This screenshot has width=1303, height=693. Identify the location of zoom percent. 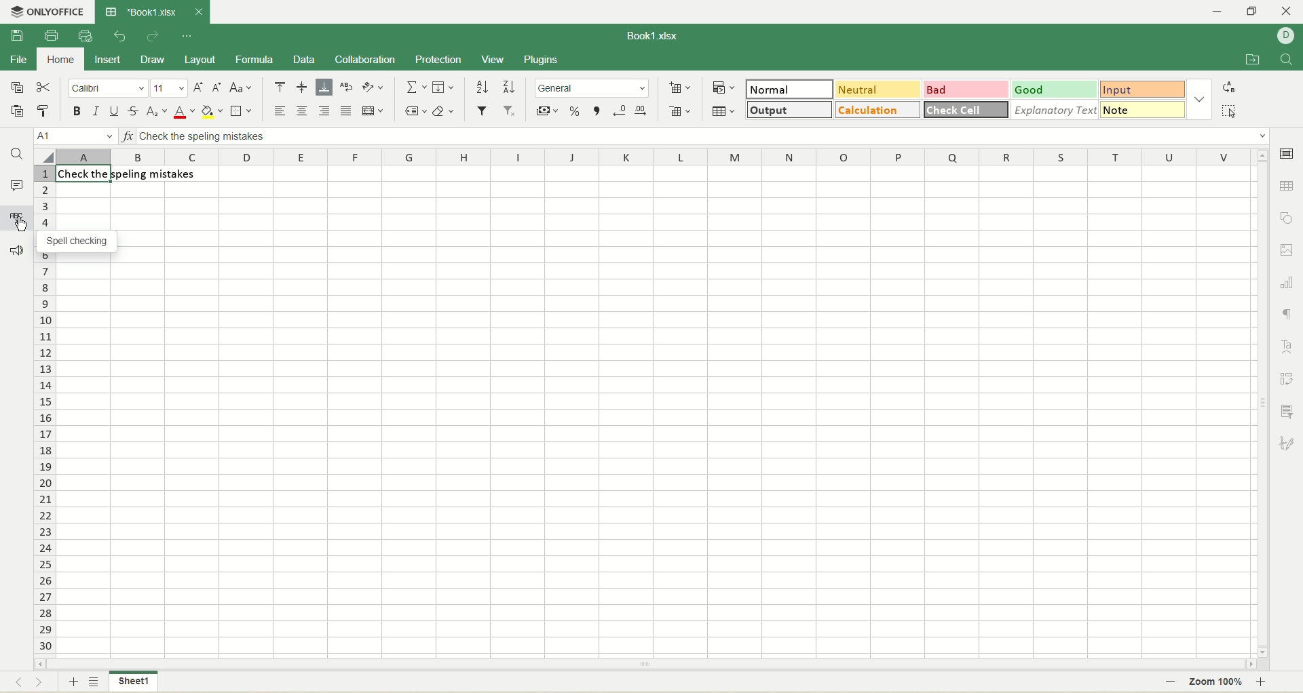
(1220, 683).